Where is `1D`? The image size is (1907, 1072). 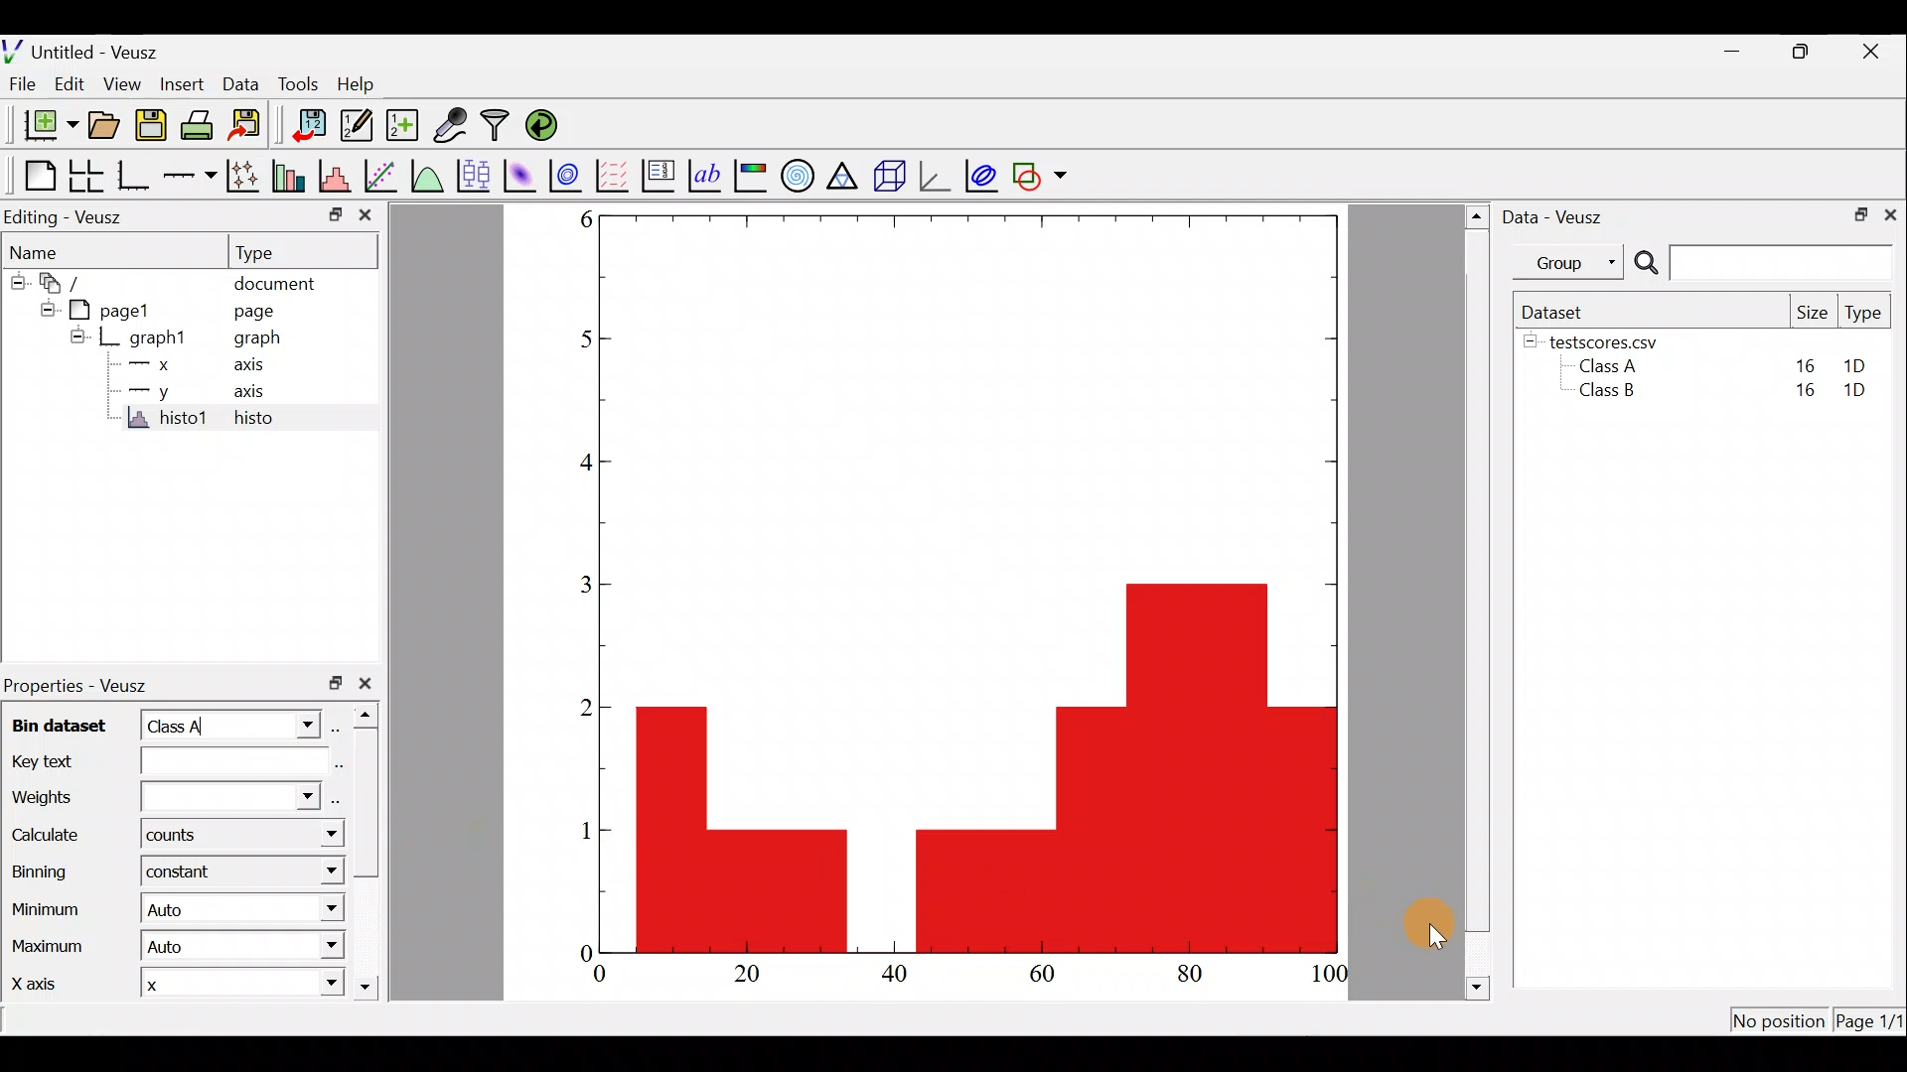 1D is located at coordinates (1857, 365).